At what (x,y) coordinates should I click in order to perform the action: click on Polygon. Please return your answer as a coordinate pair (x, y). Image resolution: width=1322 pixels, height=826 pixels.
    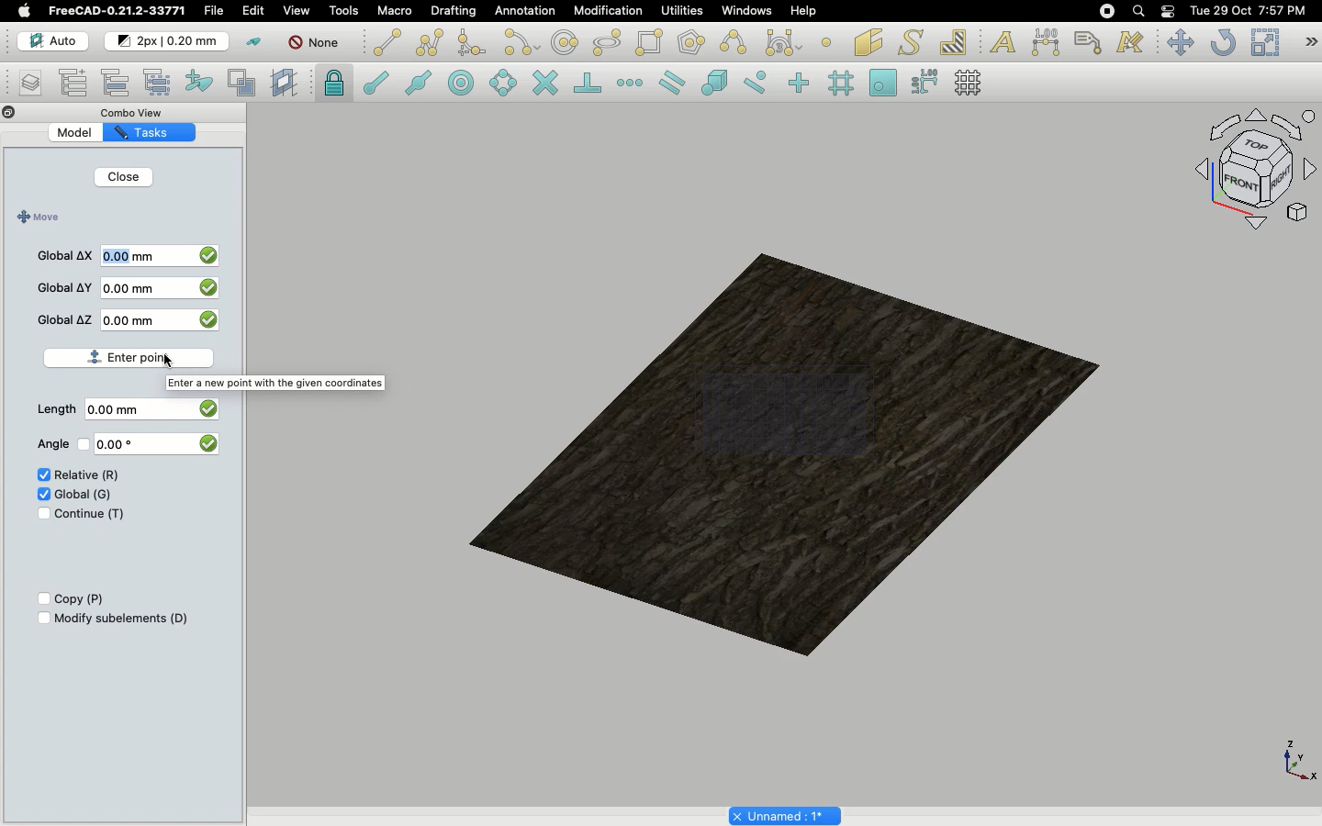
    Looking at the image, I should click on (693, 45).